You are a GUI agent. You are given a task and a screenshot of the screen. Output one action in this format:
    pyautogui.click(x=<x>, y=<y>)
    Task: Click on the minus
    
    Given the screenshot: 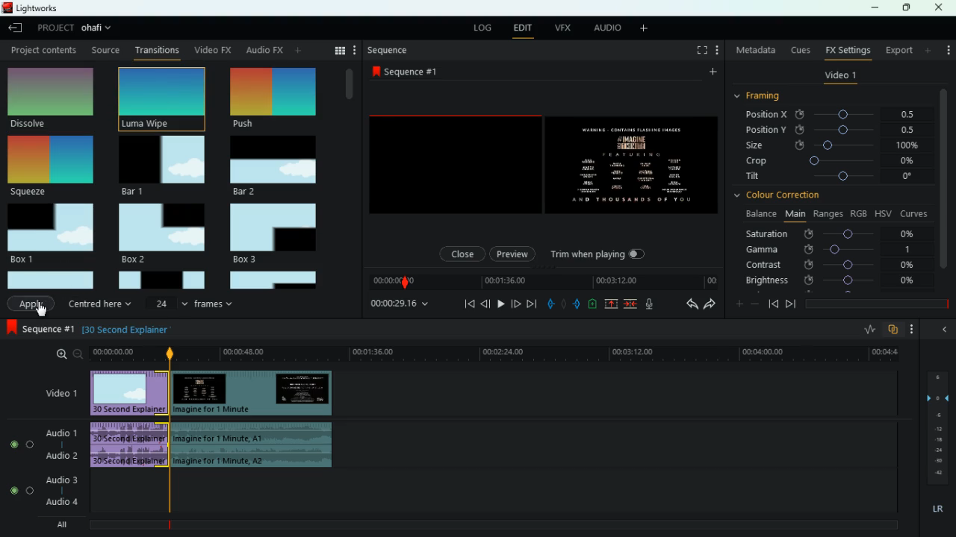 What is the action you would take?
    pyautogui.click(x=757, y=304)
    